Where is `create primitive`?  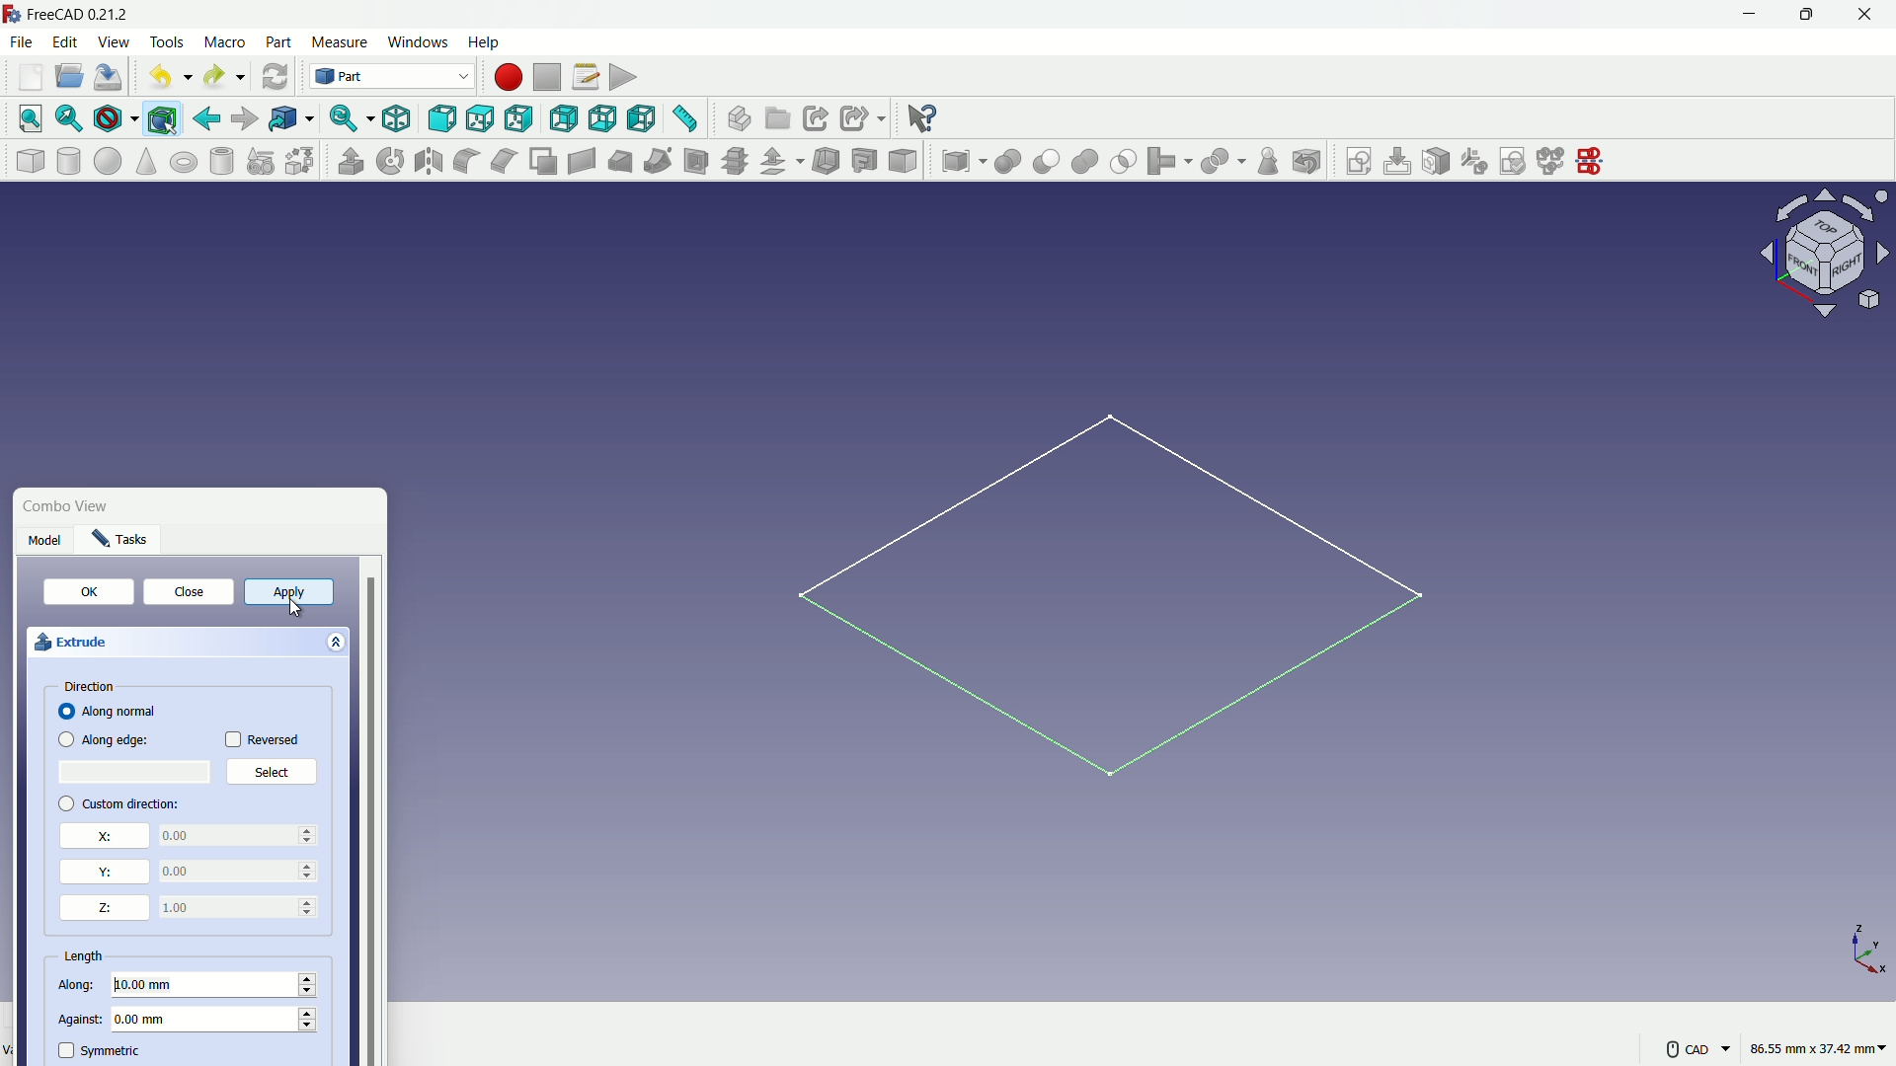 create primitive is located at coordinates (262, 162).